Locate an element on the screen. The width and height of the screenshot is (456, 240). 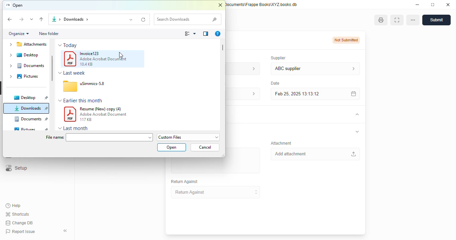
open print view is located at coordinates (381, 20).